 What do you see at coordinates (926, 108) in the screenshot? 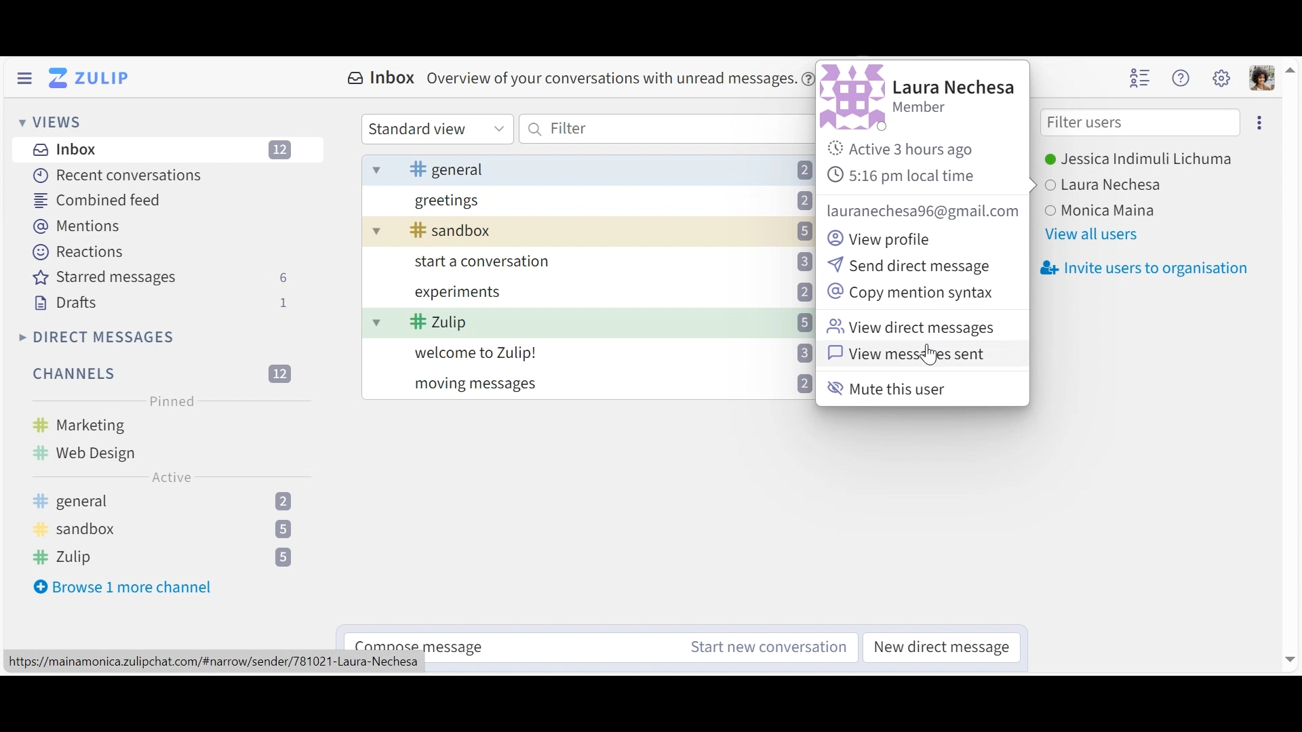
I see `Role` at bounding box center [926, 108].